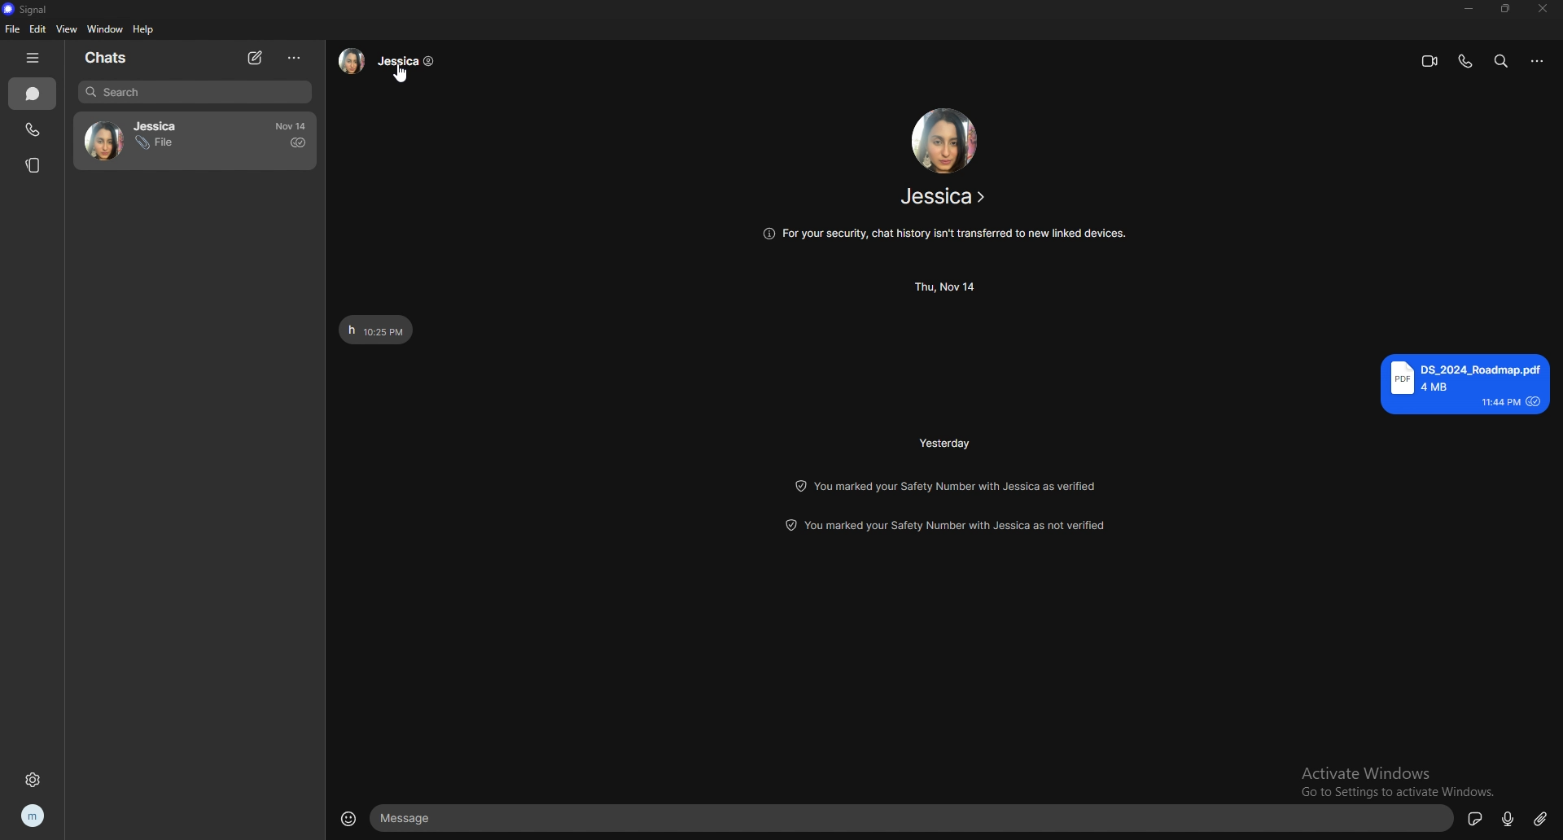 This screenshot has width=1563, height=840. I want to click on calls, so click(35, 127).